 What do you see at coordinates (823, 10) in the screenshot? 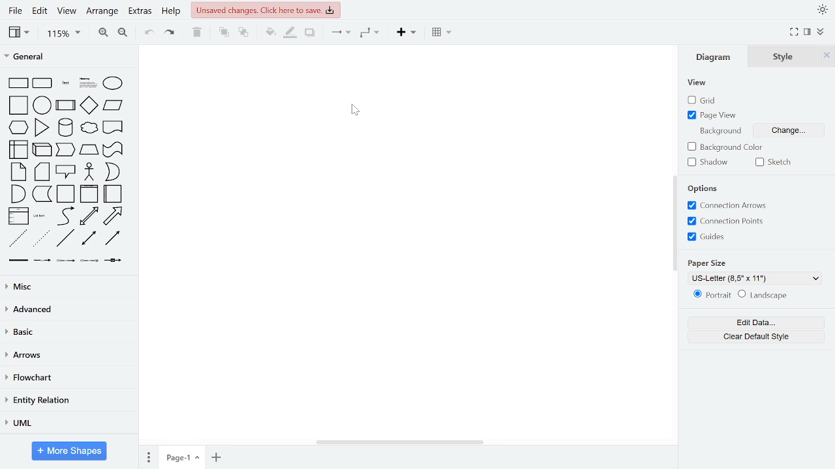
I see `appearence` at bounding box center [823, 10].